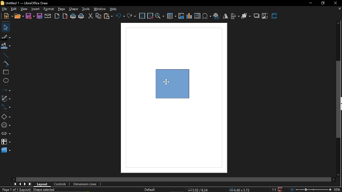 This screenshot has width=342, height=192. What do you see at coordinates (216, 17) in the screenshot?
I see `Insert hyperlink` at bounding box center [216, 17].